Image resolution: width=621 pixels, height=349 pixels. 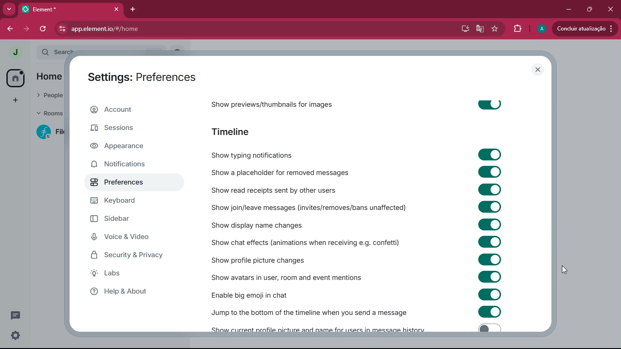 What do you see at coordinates (489, 224) in the screenshot?
I see `toggle on ` at bounding box center [489, 224].